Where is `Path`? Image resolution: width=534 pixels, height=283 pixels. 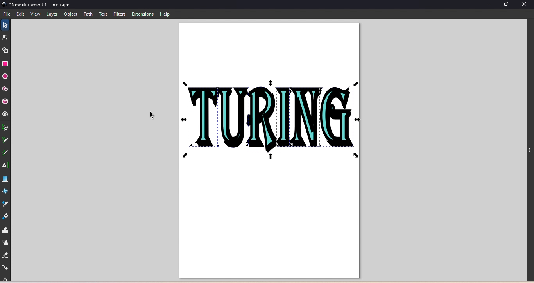
Path is located at coordinates (88, 14).